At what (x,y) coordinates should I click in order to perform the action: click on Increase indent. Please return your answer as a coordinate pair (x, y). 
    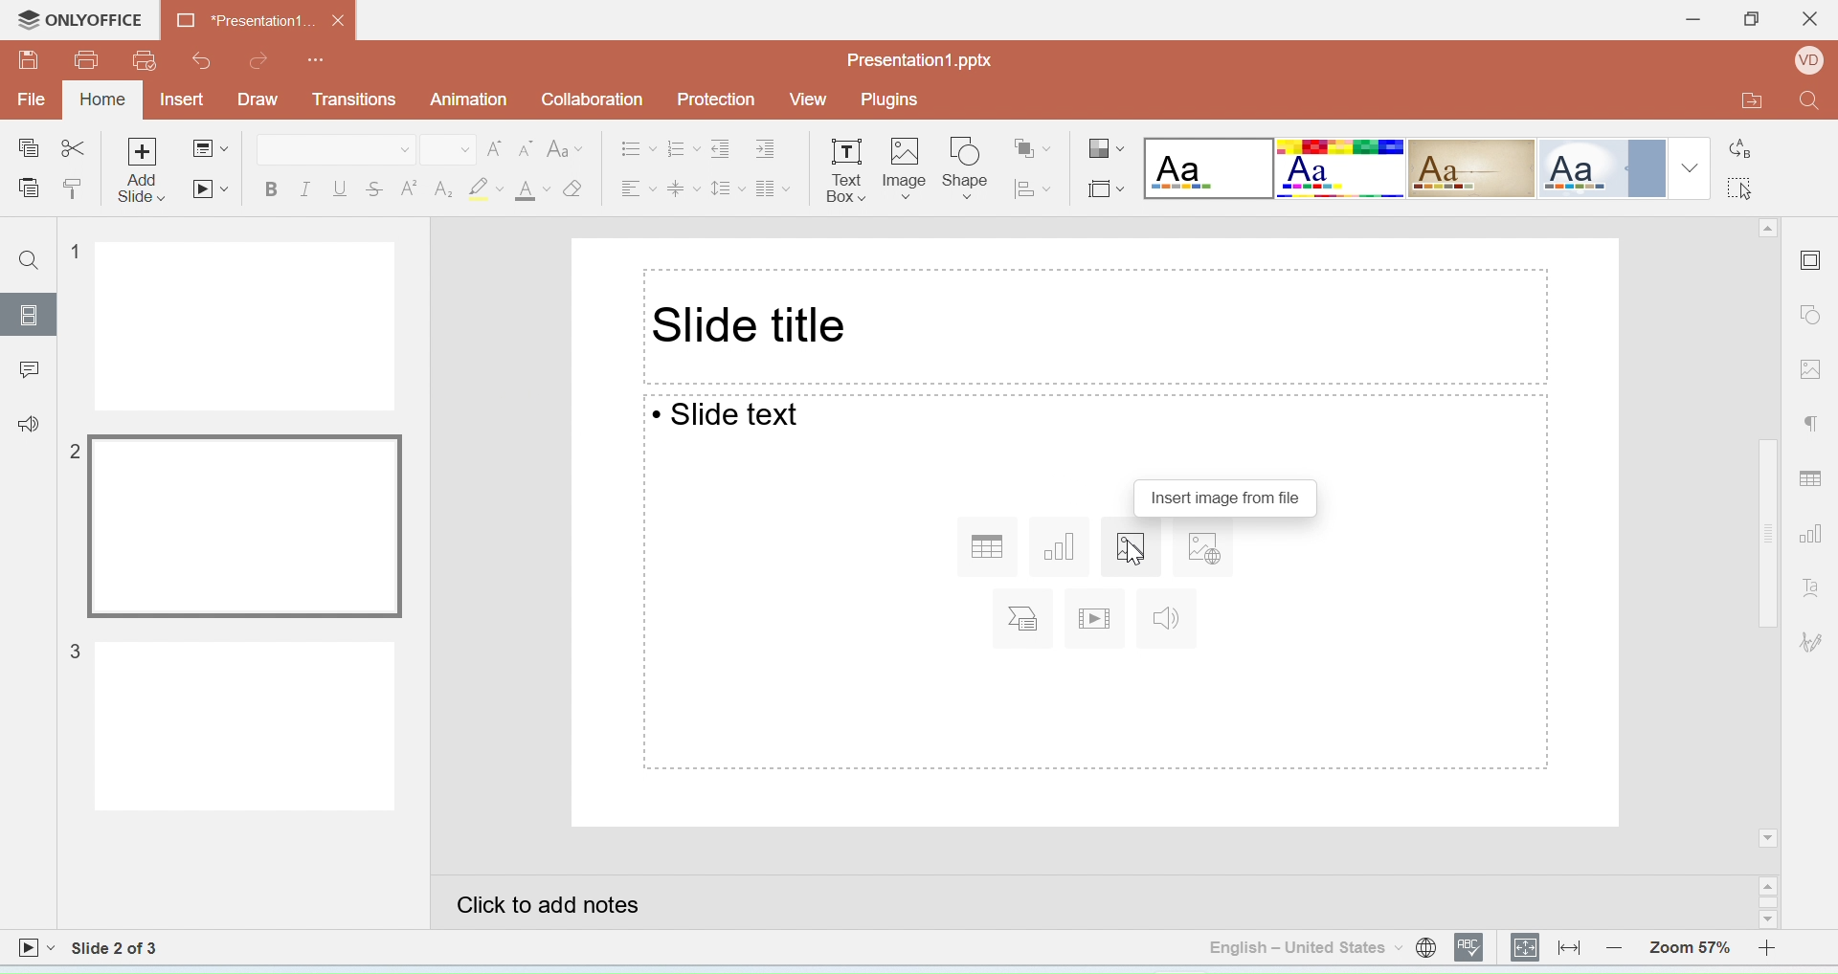
    Looking at the image, I should click on (774, 145).